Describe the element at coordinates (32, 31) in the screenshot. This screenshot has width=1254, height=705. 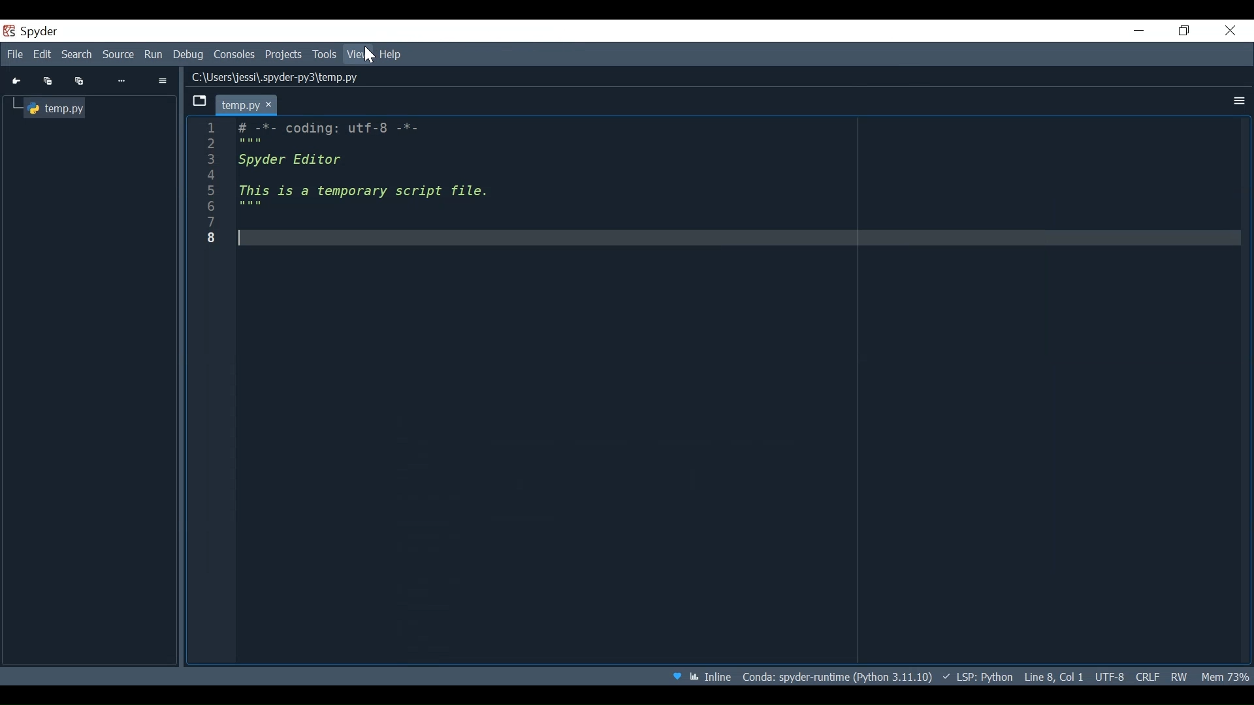
I see `Spyder Desktop icon` at that location.